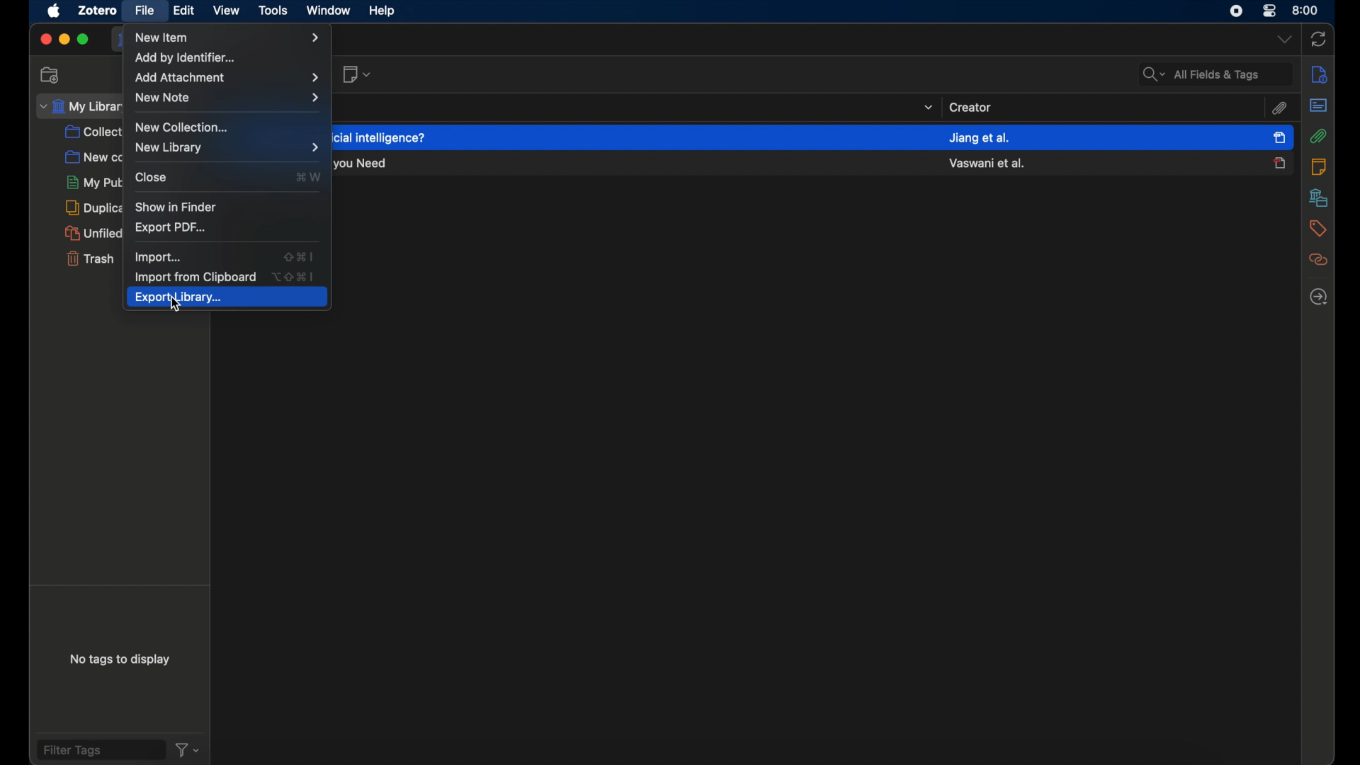 This screenshot has width=1360, height=765. I want to click on sync, so click(1319, 38).